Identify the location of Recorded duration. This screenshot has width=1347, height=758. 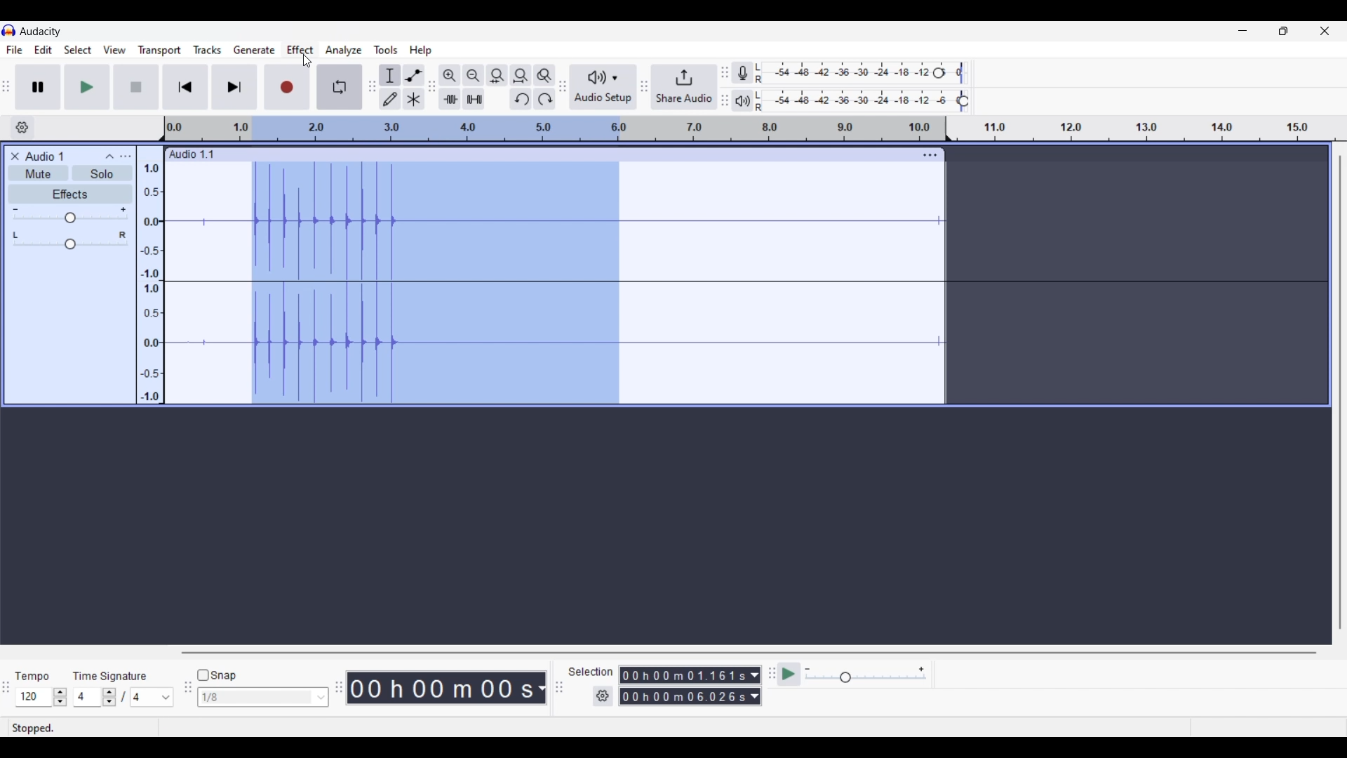
(441, 688).